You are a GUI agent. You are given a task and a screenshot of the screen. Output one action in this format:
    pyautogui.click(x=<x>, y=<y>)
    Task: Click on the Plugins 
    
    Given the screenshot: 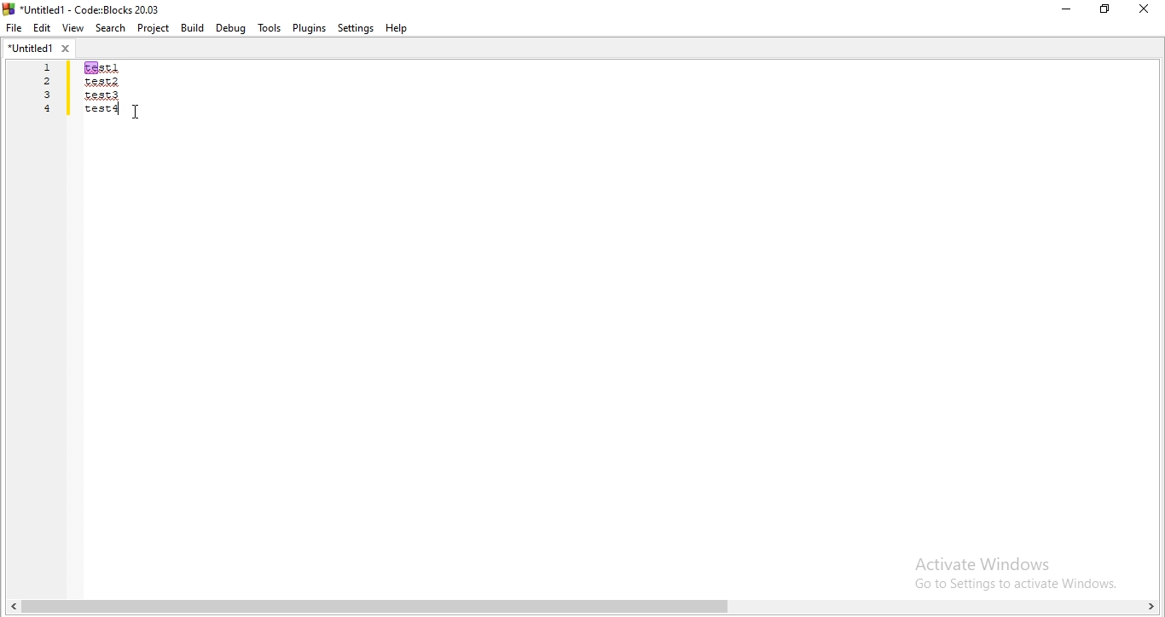 What is the action you would take?
    pyautogui.click(x=309, y=27)
    